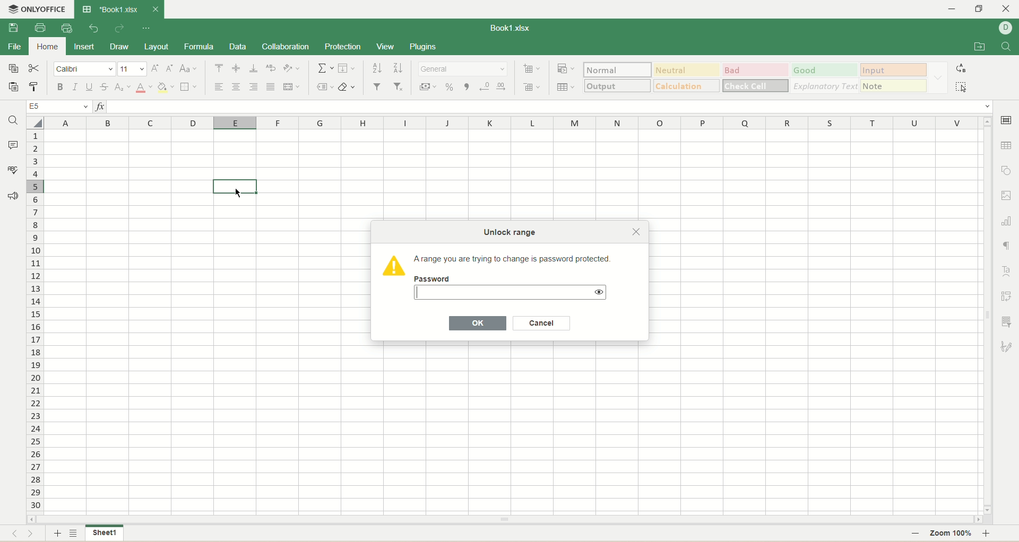 The width and height of the screenshot is (1019, 542). What do you see at coordinates (1007, 222) in the screenshot?
I see `chart settings` at bounding box center [1007, 222].